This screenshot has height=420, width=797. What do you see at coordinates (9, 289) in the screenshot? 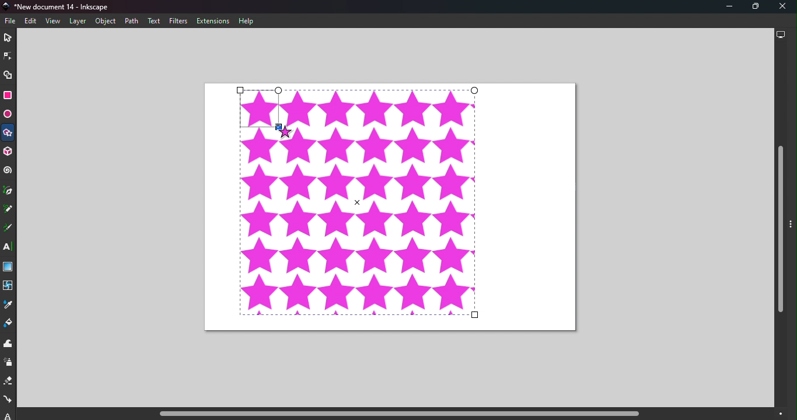
I see `Mesh tool` at bounding box center [9, 289].